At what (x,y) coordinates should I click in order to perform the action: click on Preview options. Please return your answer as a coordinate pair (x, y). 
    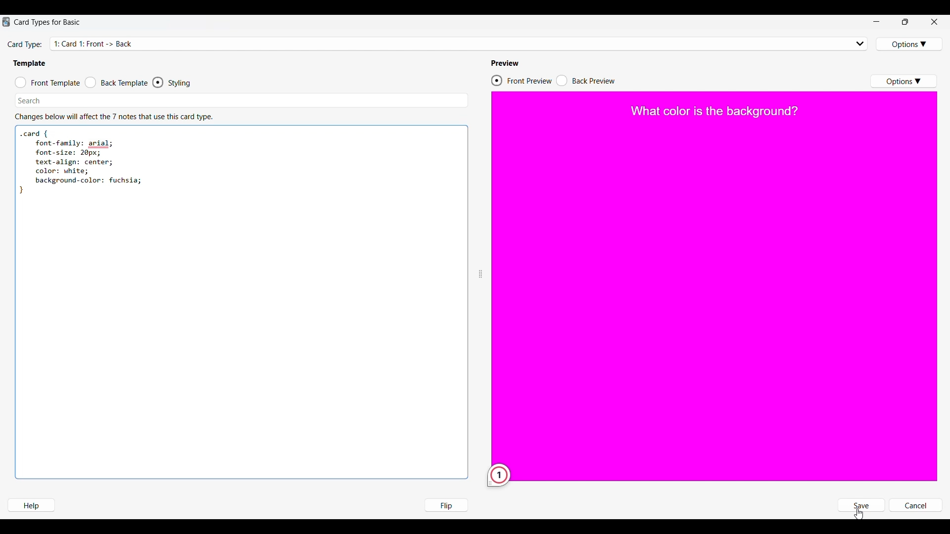
    Looking at the image, I should click on (903, 81).